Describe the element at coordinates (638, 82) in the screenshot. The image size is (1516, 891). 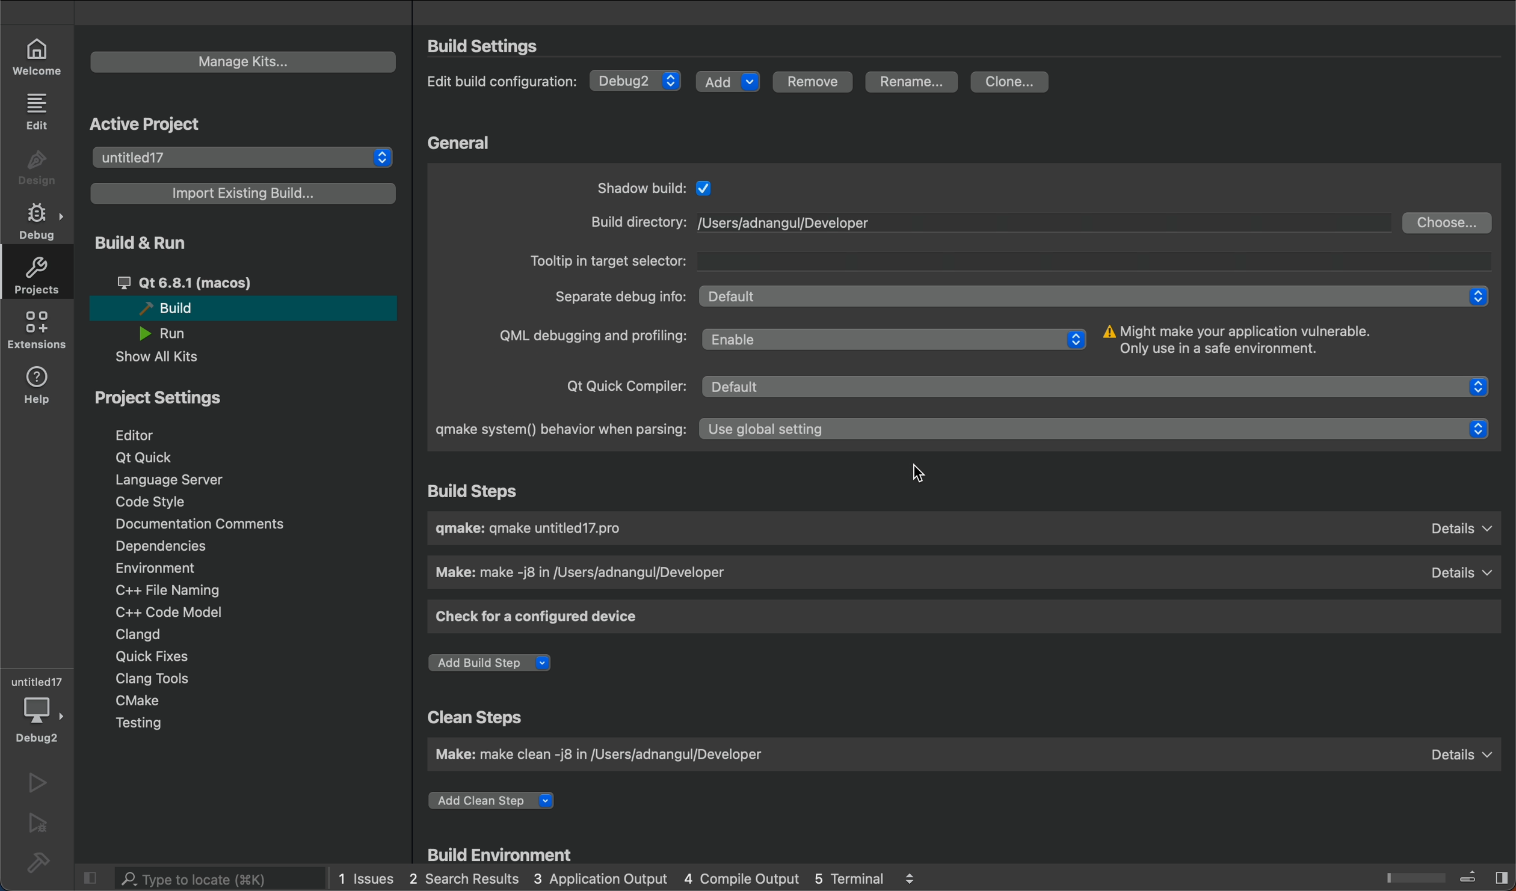
I see `debug type` at that location.